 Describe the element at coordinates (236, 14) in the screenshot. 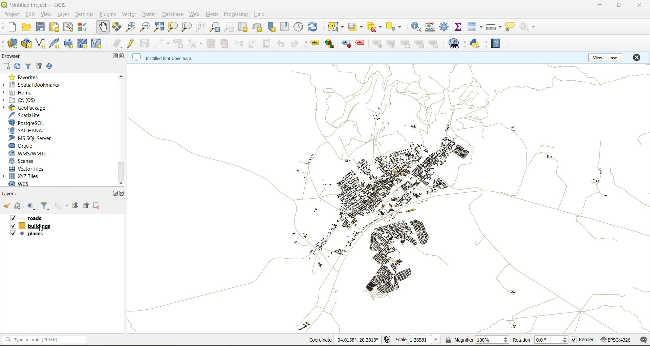

I see `processing` at that location.